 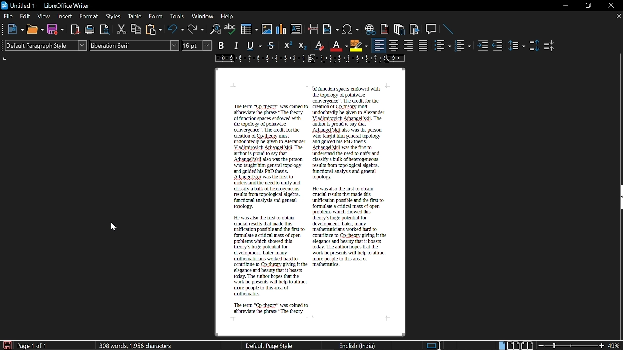 What do you see at coordinates (6, 345) in the screenshot?
I see `Save` at bounding box center [6, 345].